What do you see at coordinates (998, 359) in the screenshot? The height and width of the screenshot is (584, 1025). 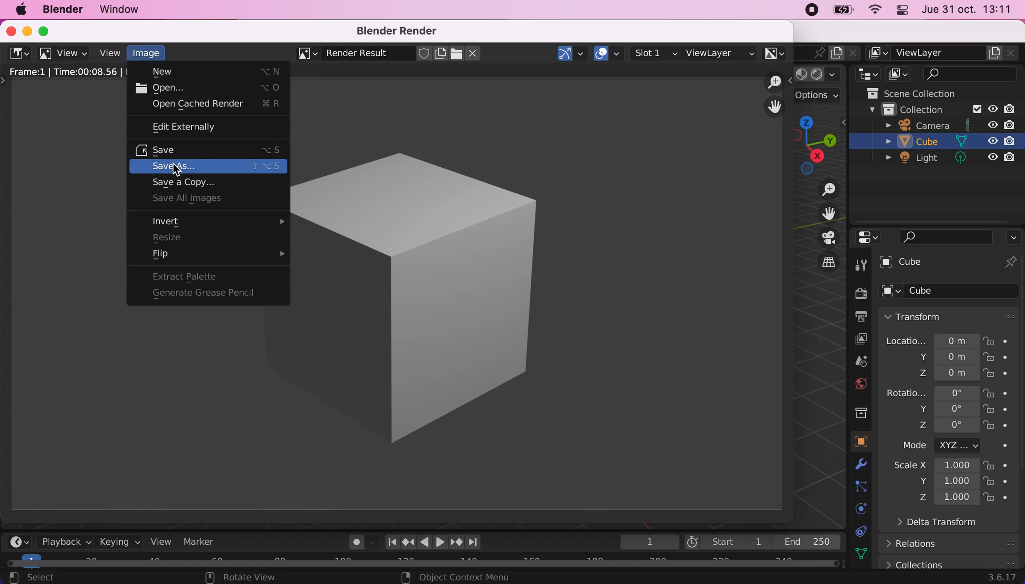 I see `lock` at bounding box center [998, 359].